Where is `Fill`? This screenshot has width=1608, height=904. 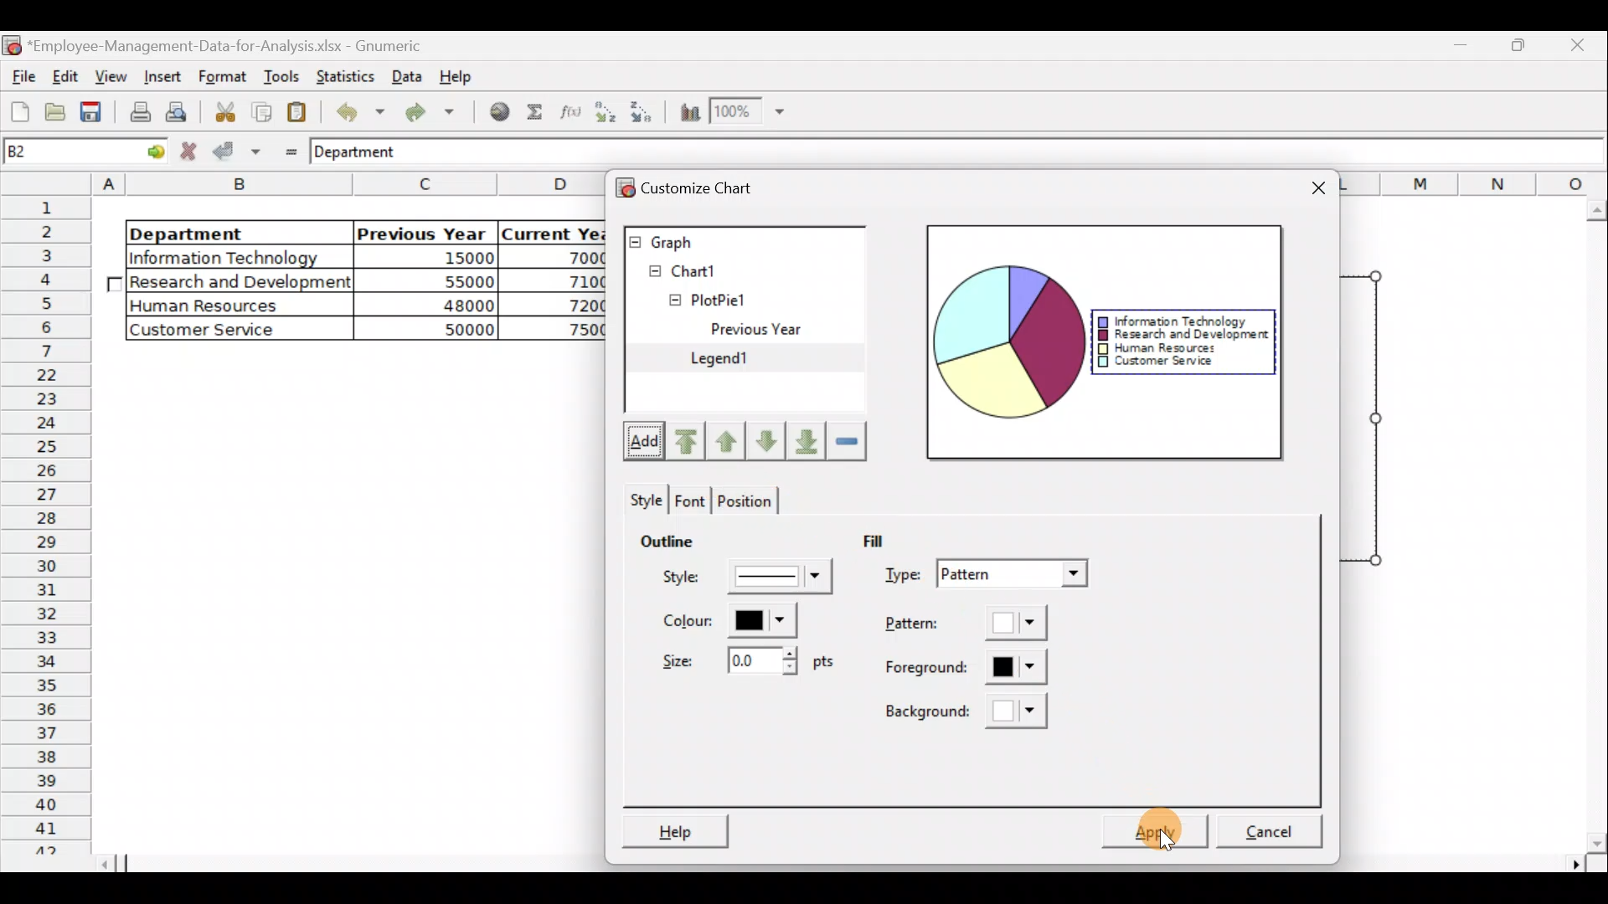 Fill is located at coordinates (888, 542).